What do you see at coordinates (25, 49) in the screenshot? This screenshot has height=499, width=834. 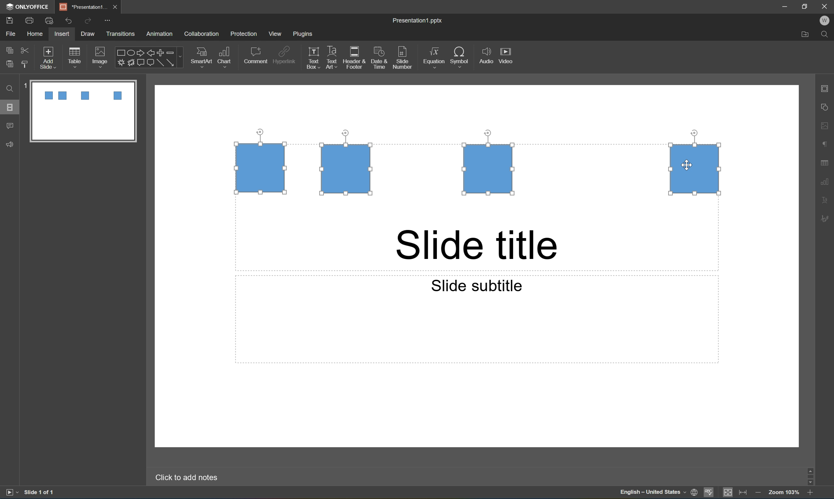 I see `cut` at bounding box center [25, 49].